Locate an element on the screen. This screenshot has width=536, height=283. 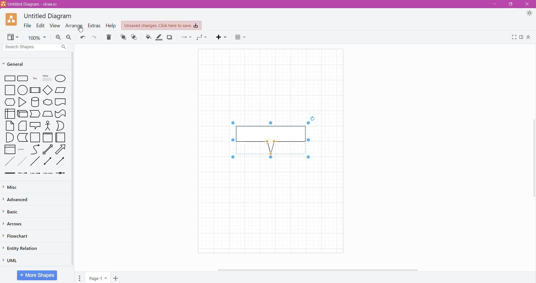
Close is located at coordinates (528, 4).